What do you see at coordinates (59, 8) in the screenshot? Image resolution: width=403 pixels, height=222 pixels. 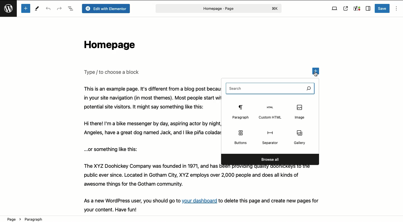 I see `Redo` at bounding box center [59, 8].